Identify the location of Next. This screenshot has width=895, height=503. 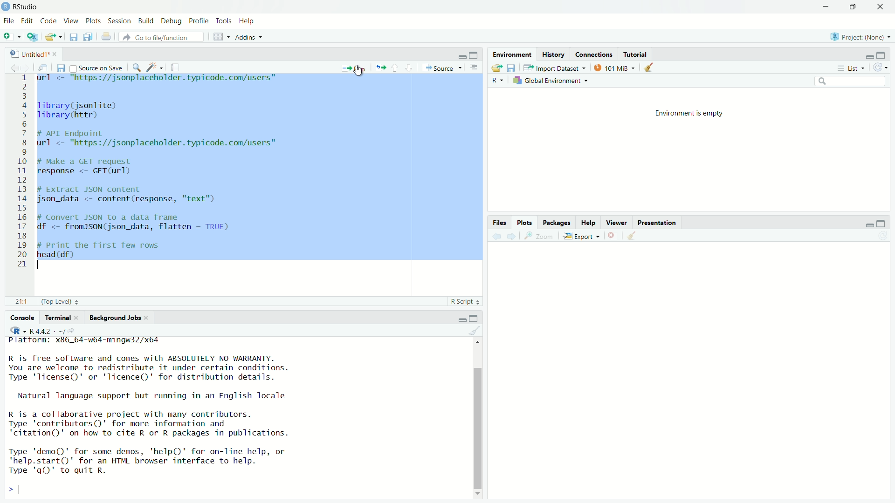
(513, 237).